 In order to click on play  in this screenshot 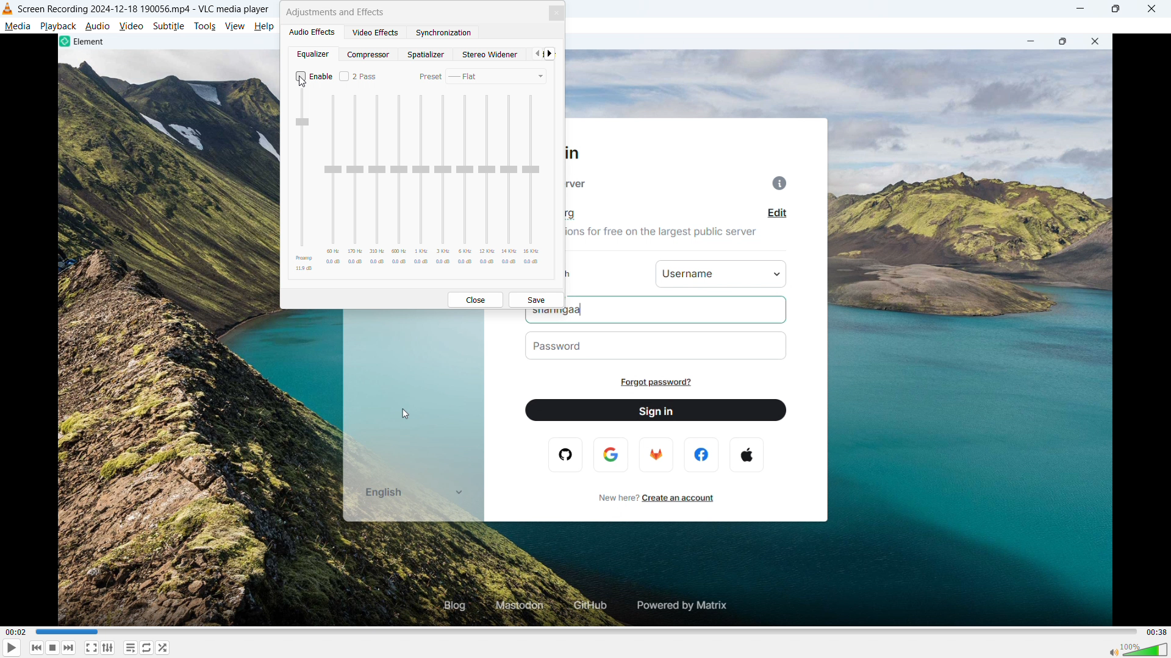, I will do `click(12, 648)`.